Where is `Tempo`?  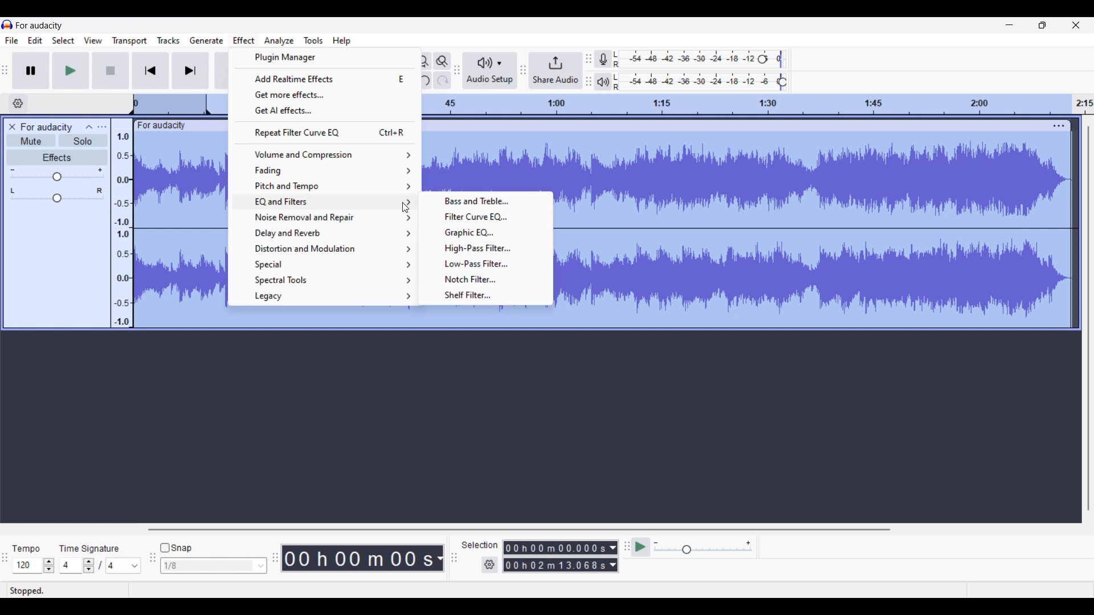 Tempo is located at coordinates (27, 547).